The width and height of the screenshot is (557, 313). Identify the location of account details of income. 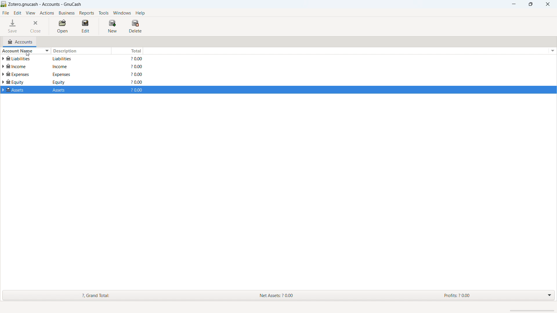
(78, 68).